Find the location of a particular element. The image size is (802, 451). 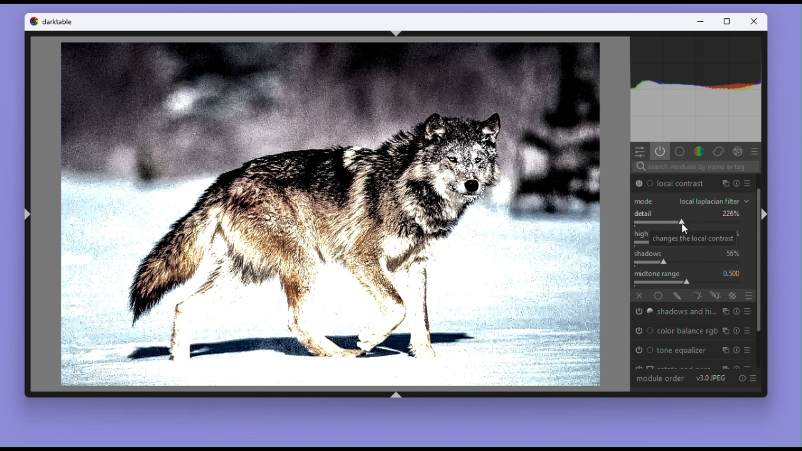

Correct is located at coordinates (717, 151).